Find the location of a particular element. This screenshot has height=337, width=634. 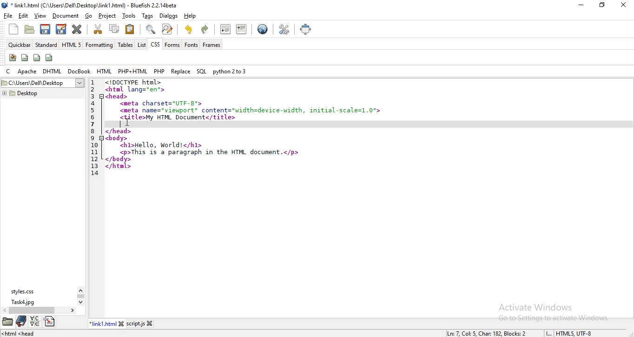

quickbar is located at coordinates (19, 45).